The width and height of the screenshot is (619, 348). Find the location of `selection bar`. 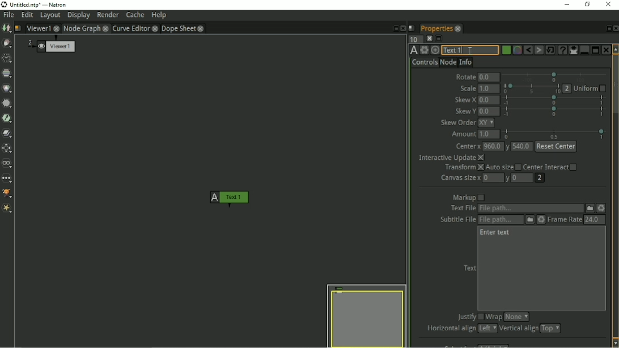

selection bar is located at coordinates (556, 133).